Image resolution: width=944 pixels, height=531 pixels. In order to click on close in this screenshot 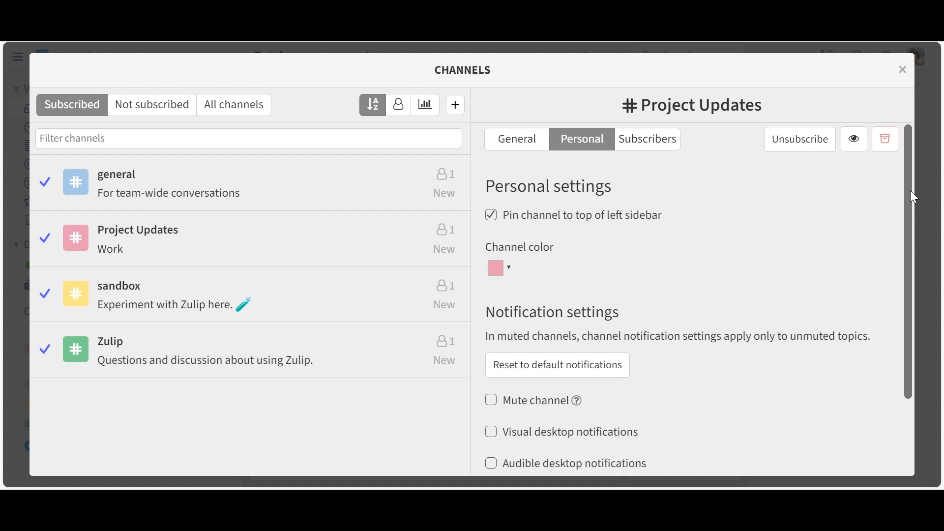, I will do `click(904, 69)`.